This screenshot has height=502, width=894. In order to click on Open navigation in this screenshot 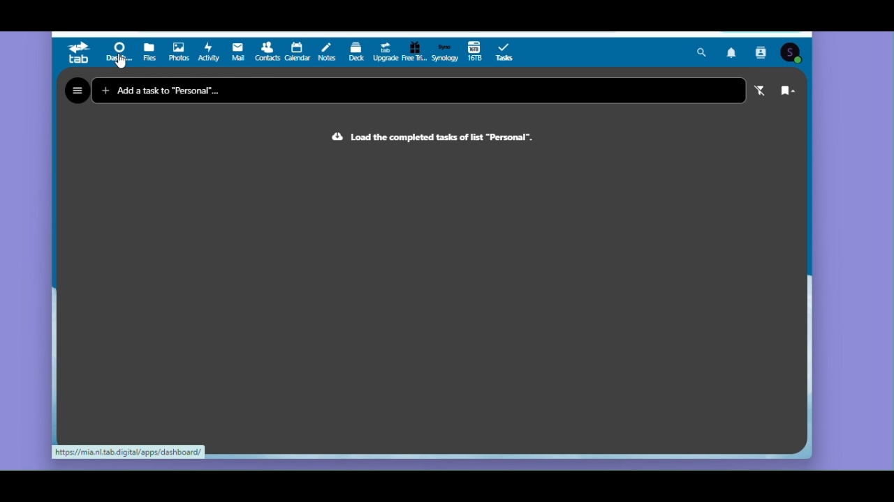, I will do `click(77, 91)`.